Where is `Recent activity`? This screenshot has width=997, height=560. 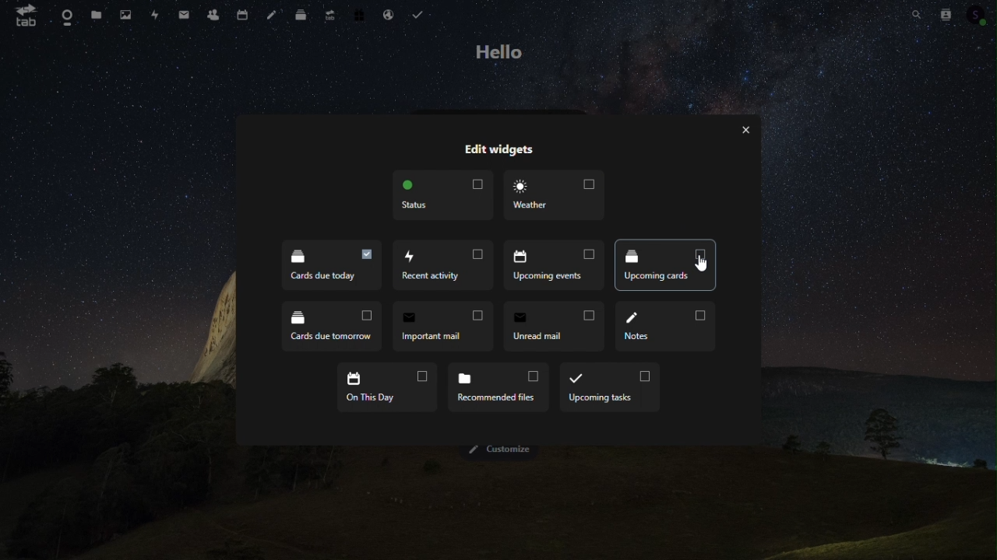 Recent activity is located at coordinates (443, 264).